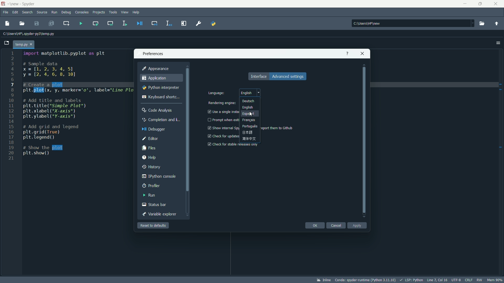 The width and height of the screenshot is (504, 283). What do you see at coordinates (156, 69) in the screenshot?
I see `appearance` at bounding box center [156, 69].